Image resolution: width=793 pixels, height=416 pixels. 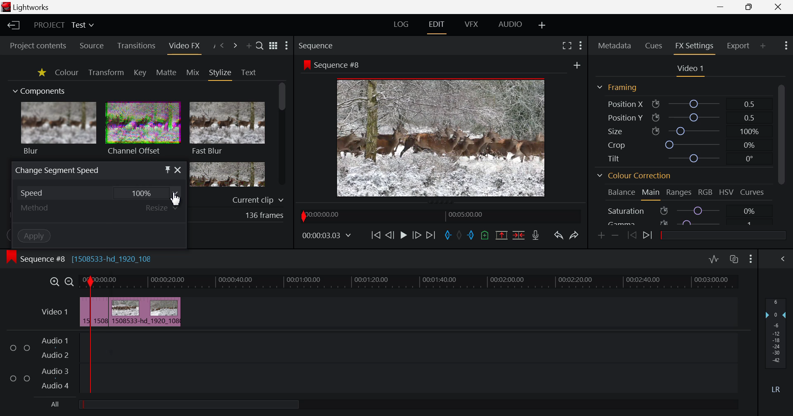 I want to click on Inserted Clip, so click(x=142, y=312).